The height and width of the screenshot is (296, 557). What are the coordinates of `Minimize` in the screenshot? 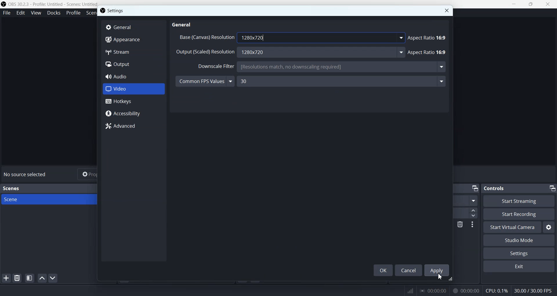 It's located at (552, 188).